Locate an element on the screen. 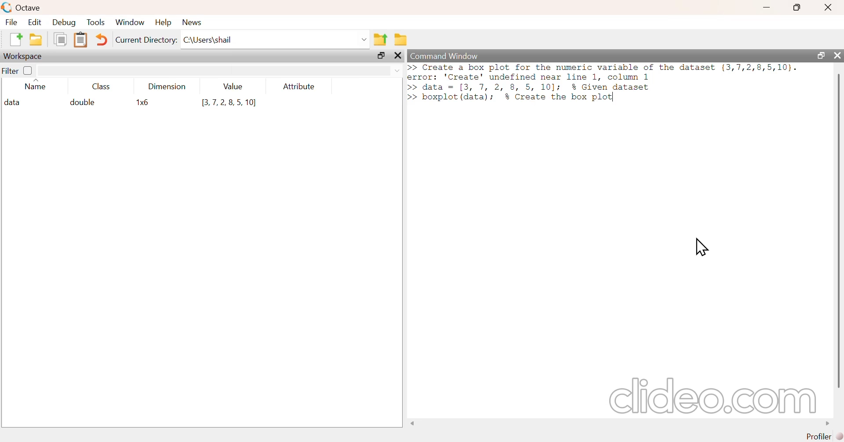 The height and width of the screenshot is (442, 844). attribute is located at coordinates (298, 86).